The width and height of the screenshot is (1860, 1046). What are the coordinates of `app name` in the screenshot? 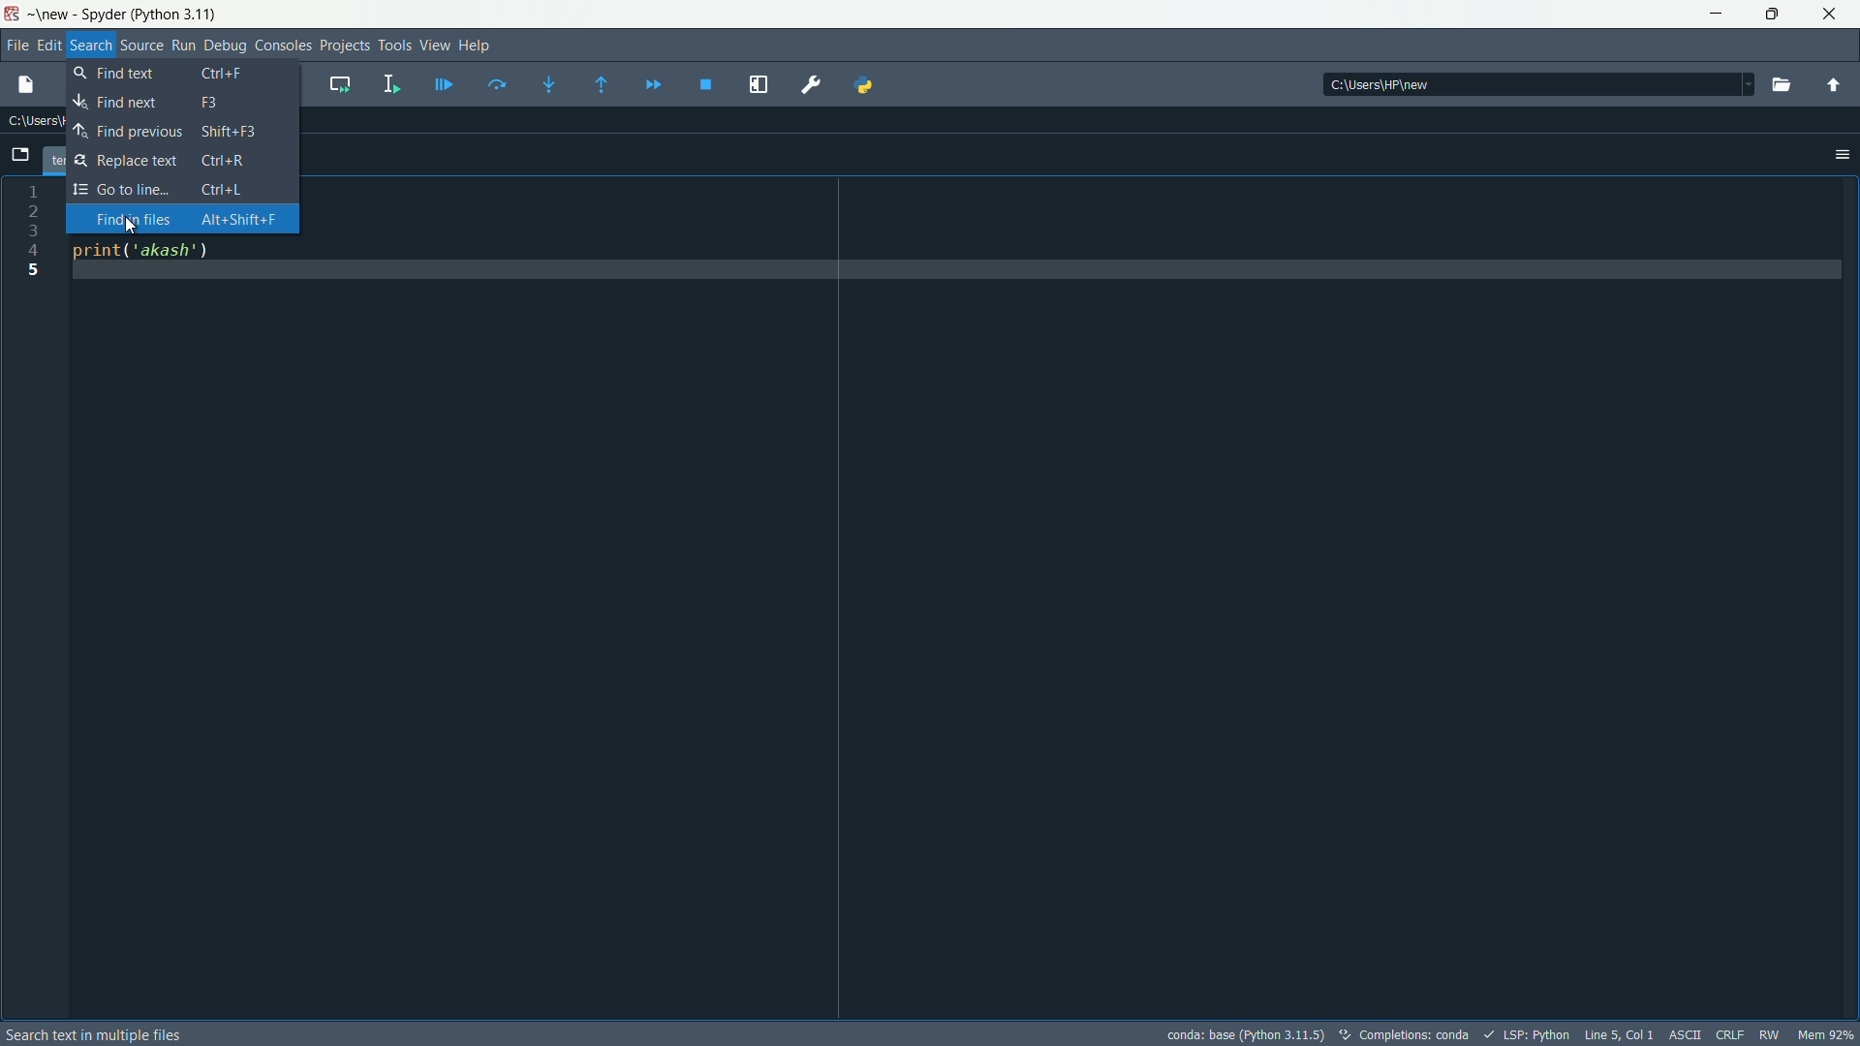 It's located at (103, 15).